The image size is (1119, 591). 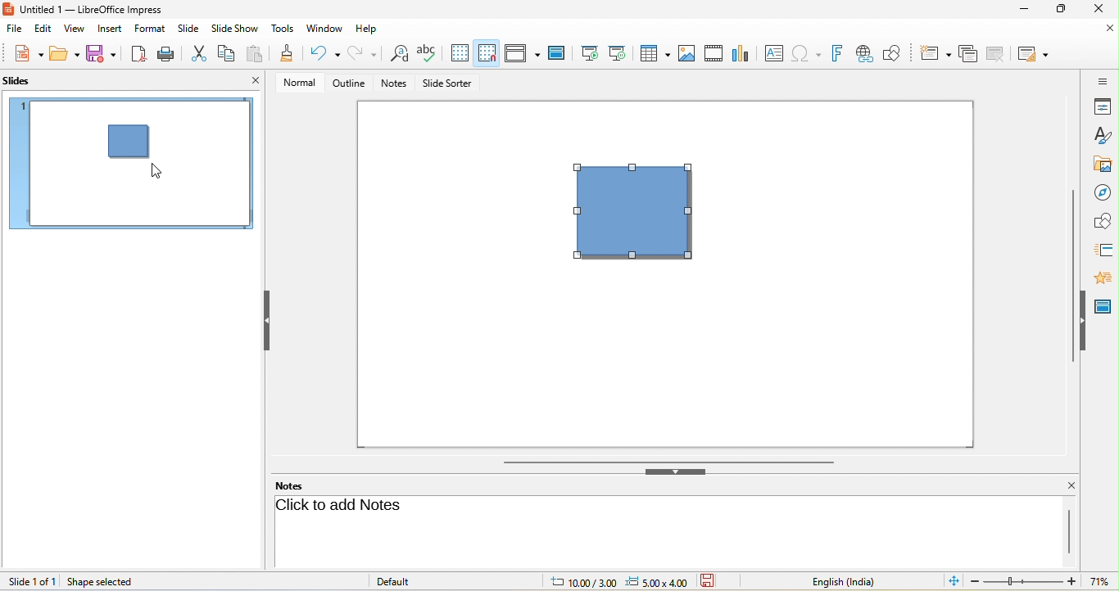 What do you see at coordinates (488, 53) in the screenshot?
I see `snap to grid` at bounding box center [488, 53].